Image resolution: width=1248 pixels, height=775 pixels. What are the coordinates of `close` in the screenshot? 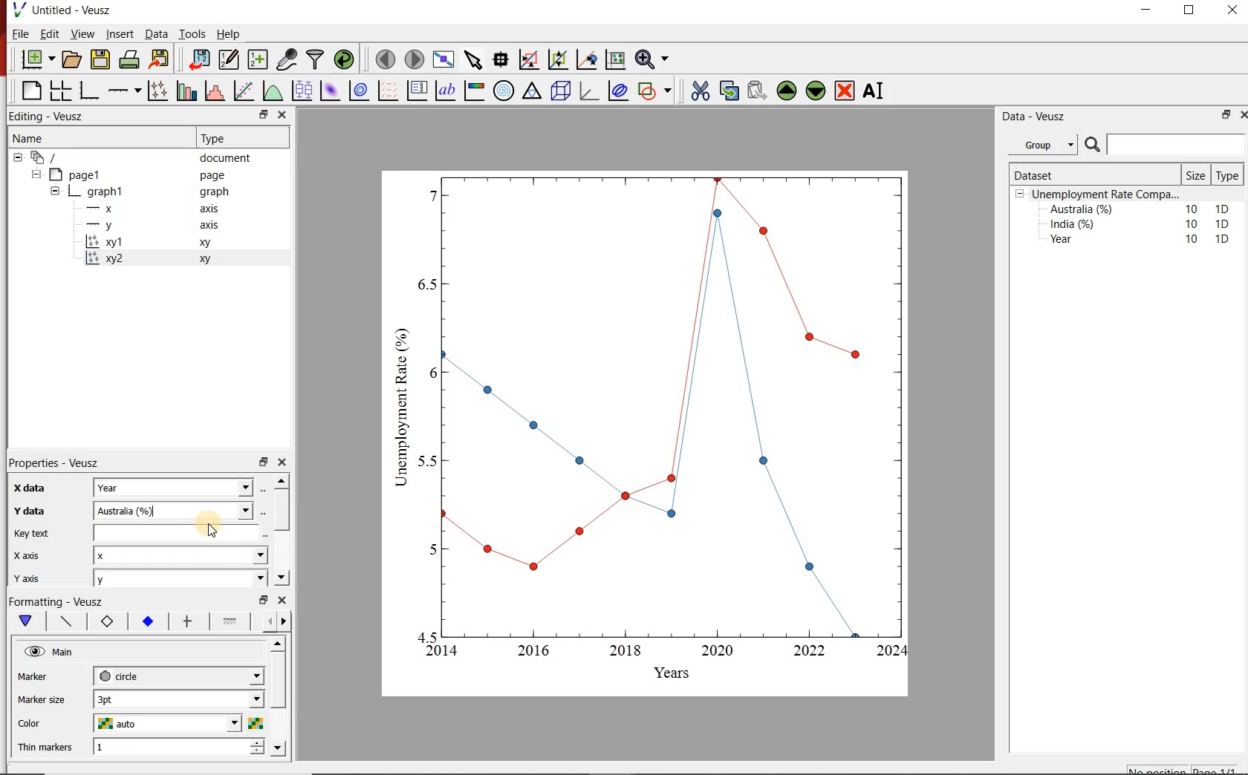 It's located at (1244, 114).